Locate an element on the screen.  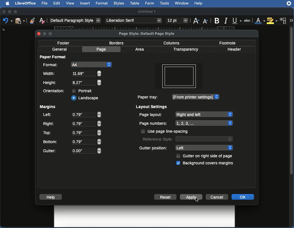
Format is located at coordinates (102, 4).